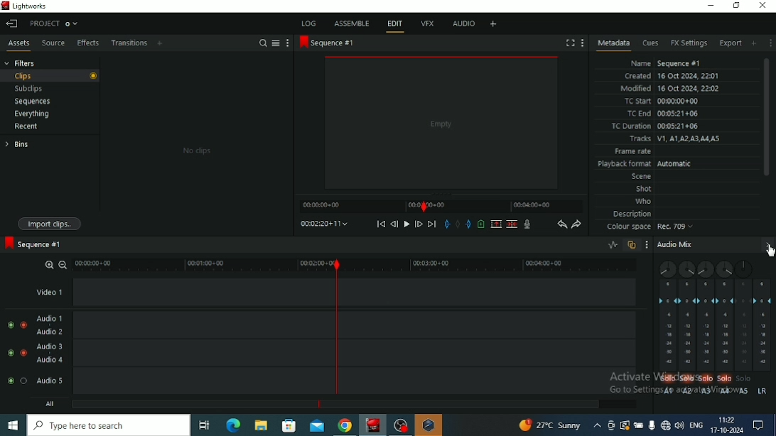  I want to click on File Explorer, so click(259, 426).